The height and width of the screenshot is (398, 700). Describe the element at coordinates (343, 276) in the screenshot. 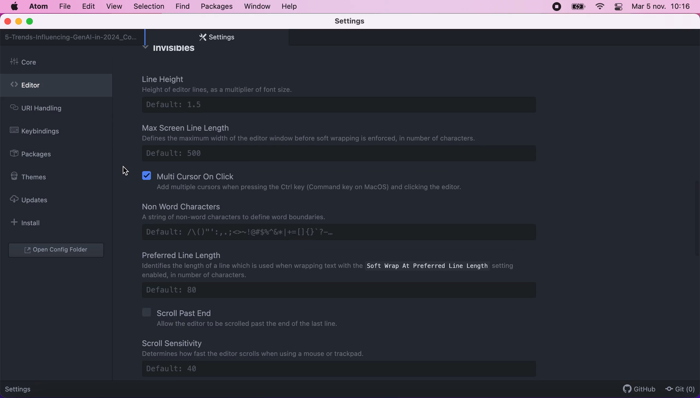

I see `preferred line length` at that location.